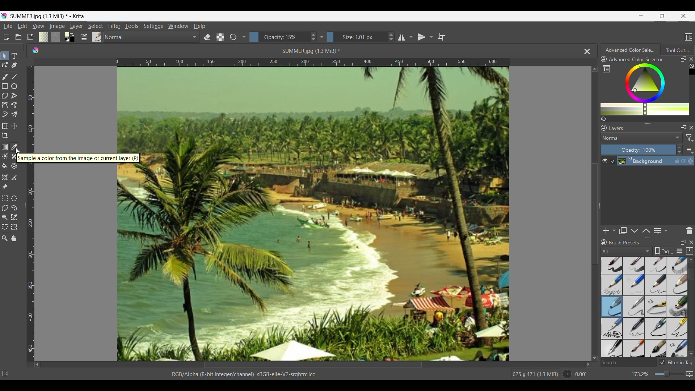  I want to click on 625 x 471 (13 MiB), so click(534, 375).